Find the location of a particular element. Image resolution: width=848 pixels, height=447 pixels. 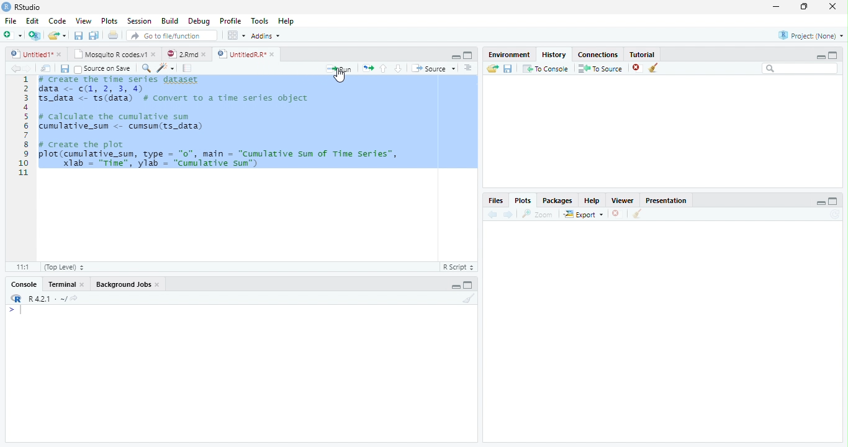

Alignment is located at coordinates (468, 68).